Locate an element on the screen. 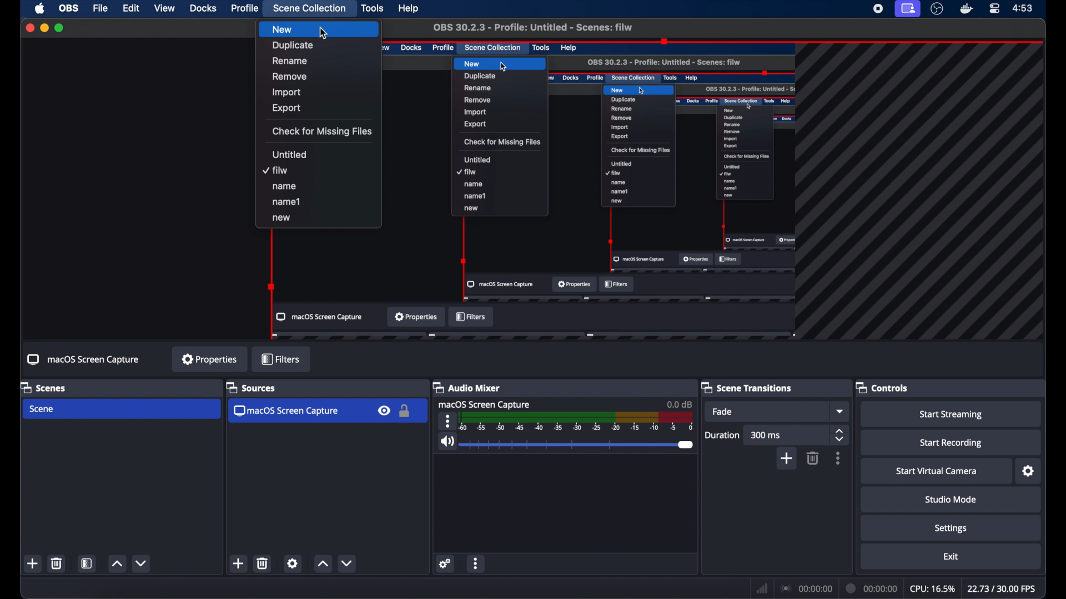  profile is located at coordinates (244, 9).